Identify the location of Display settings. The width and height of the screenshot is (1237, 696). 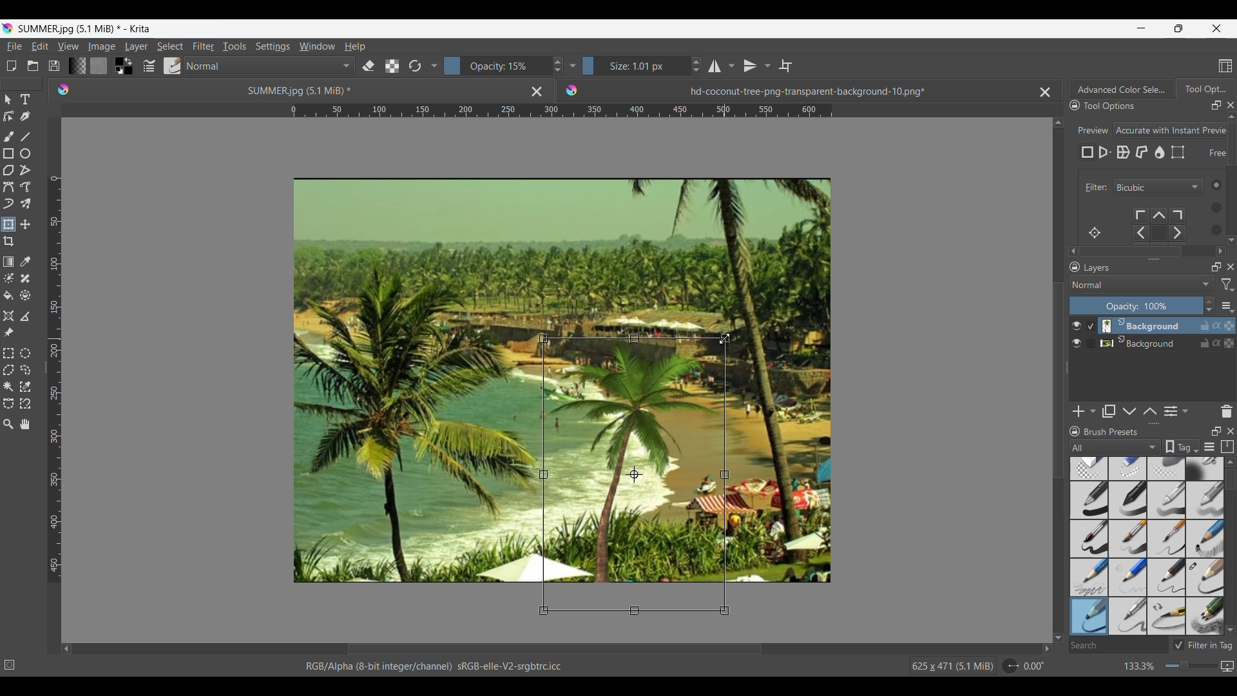
(1209, 448).